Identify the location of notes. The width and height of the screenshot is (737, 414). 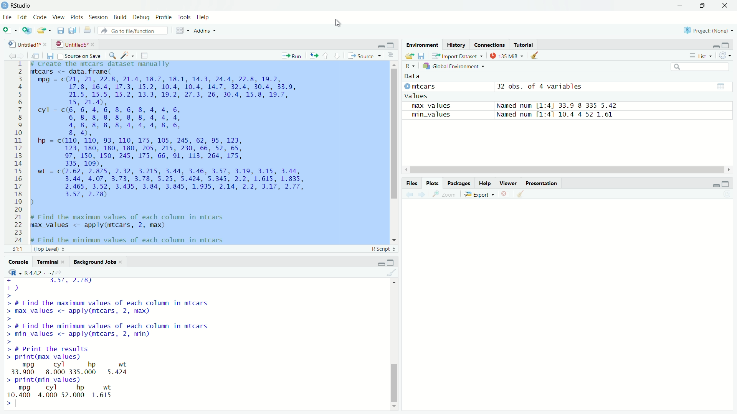
(144, 55).